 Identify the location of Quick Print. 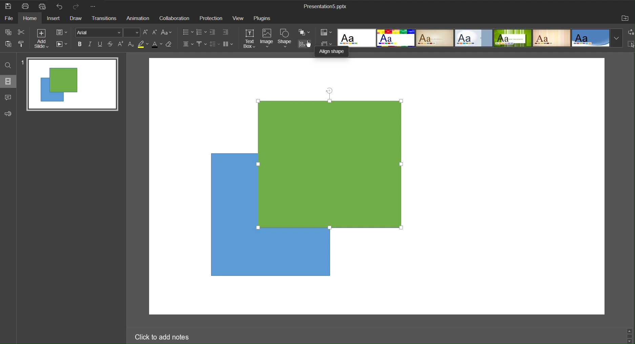
(45, 6).